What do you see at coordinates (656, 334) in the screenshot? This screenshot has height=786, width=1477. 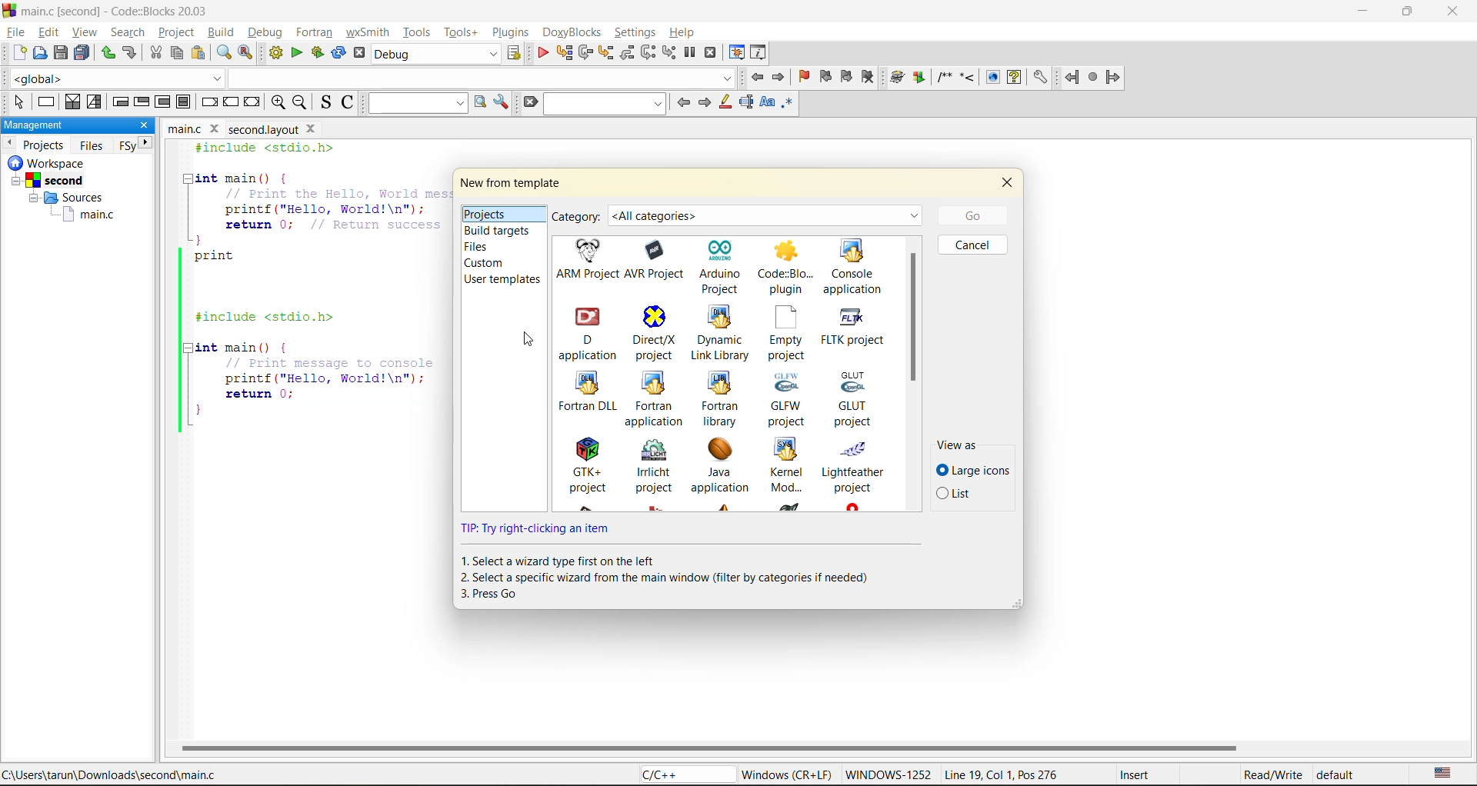 I see `direct/x project` at bounding box center [656, 334].